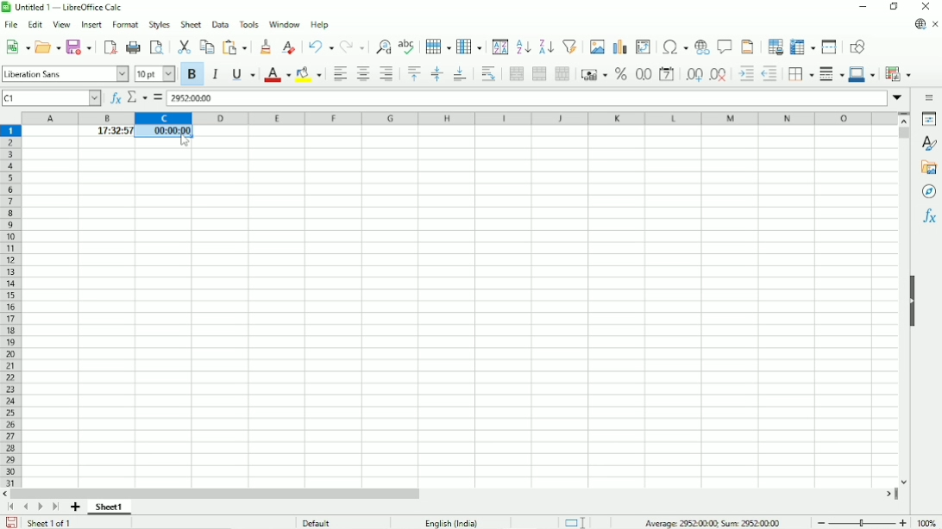 The height and width of the screenshot is (529, 942). I want to click on Copy, so click(207, 47).